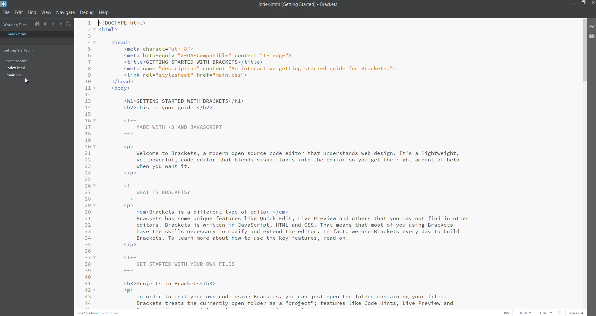 The width and height of the screenshot is (596, 316). Describe the element at coordinates (592, 37) in the screenshot. I see `extension manager` at that location.